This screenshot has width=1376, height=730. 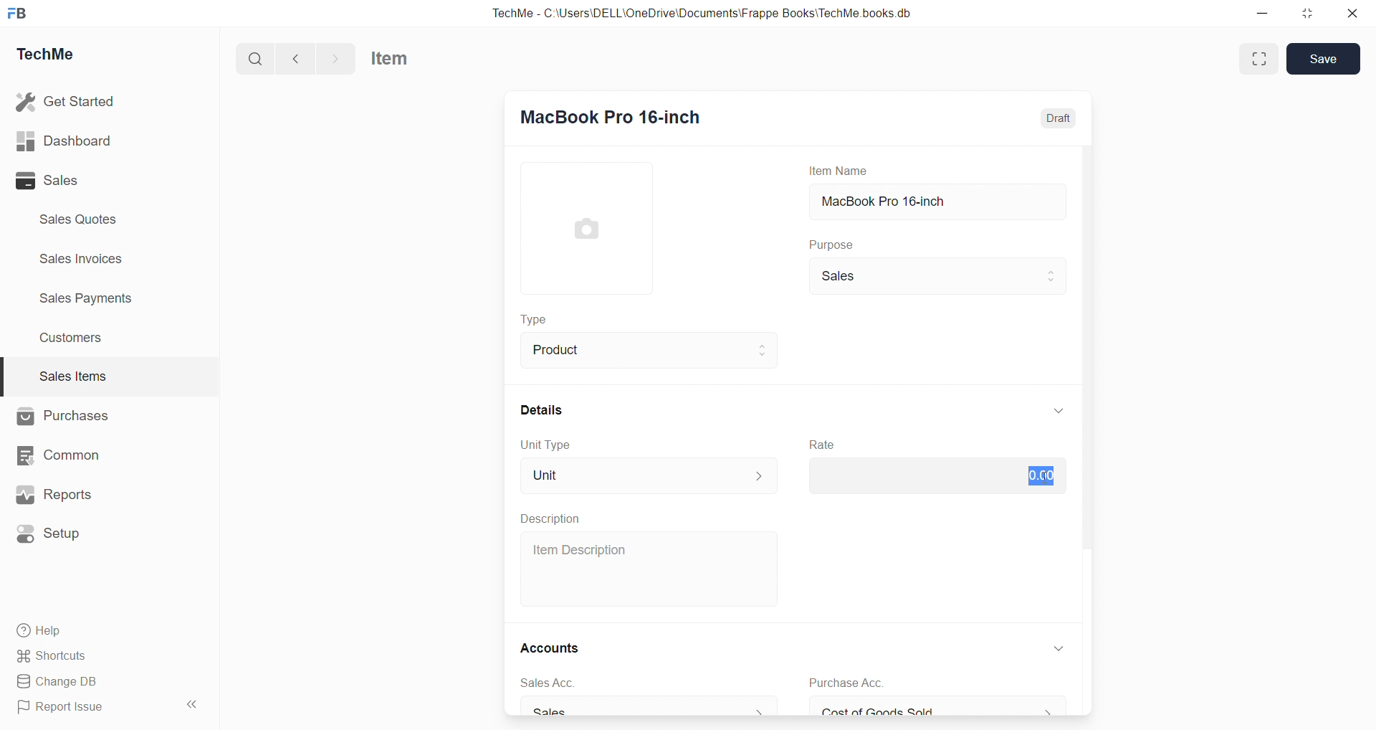 I want to click on Details, so click(x=542, y=410).